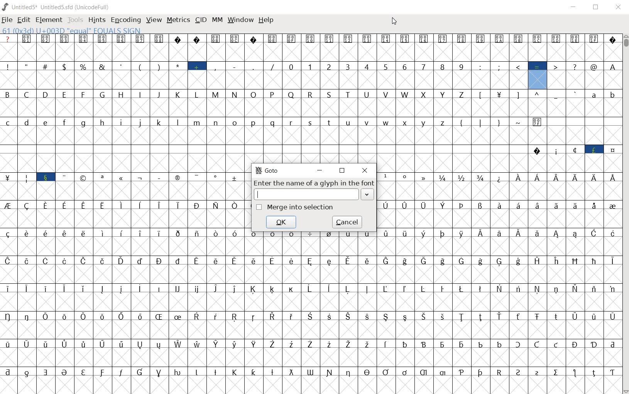 The height and width of the screenshot is (394, 629). What do you see at coordinates (153, 20) in the screenshot?
I see `view` at bounding box center [153, 20].